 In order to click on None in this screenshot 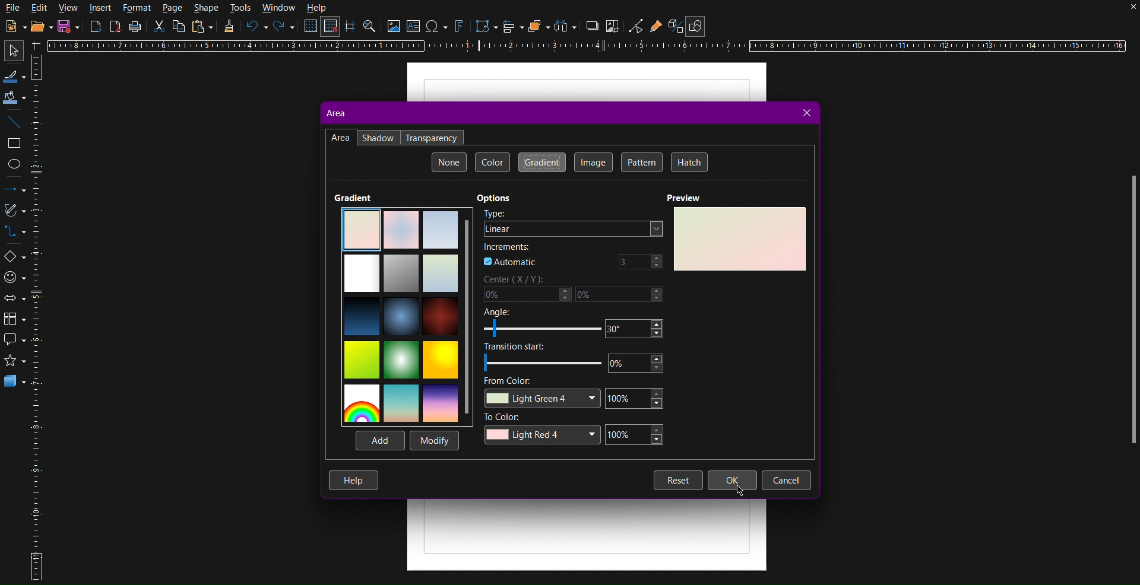, I will do `click(449, 162)`.